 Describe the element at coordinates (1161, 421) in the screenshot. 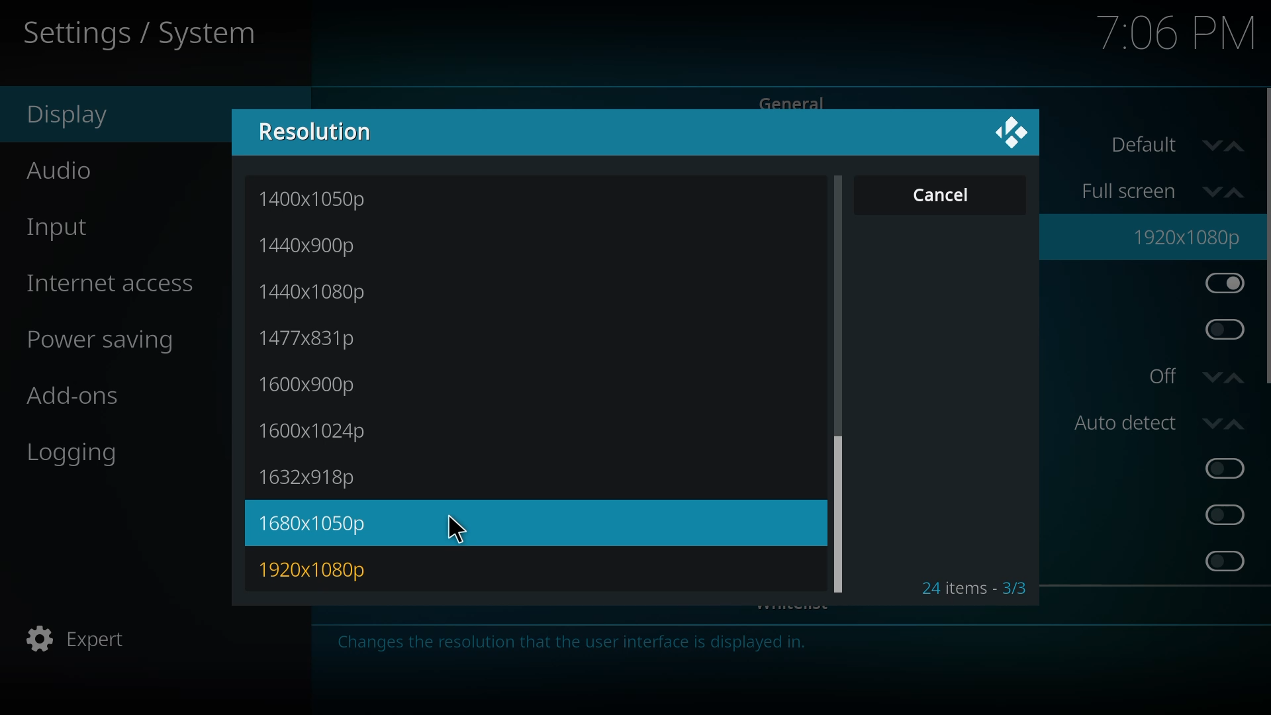

I see `auto detect` at that location.